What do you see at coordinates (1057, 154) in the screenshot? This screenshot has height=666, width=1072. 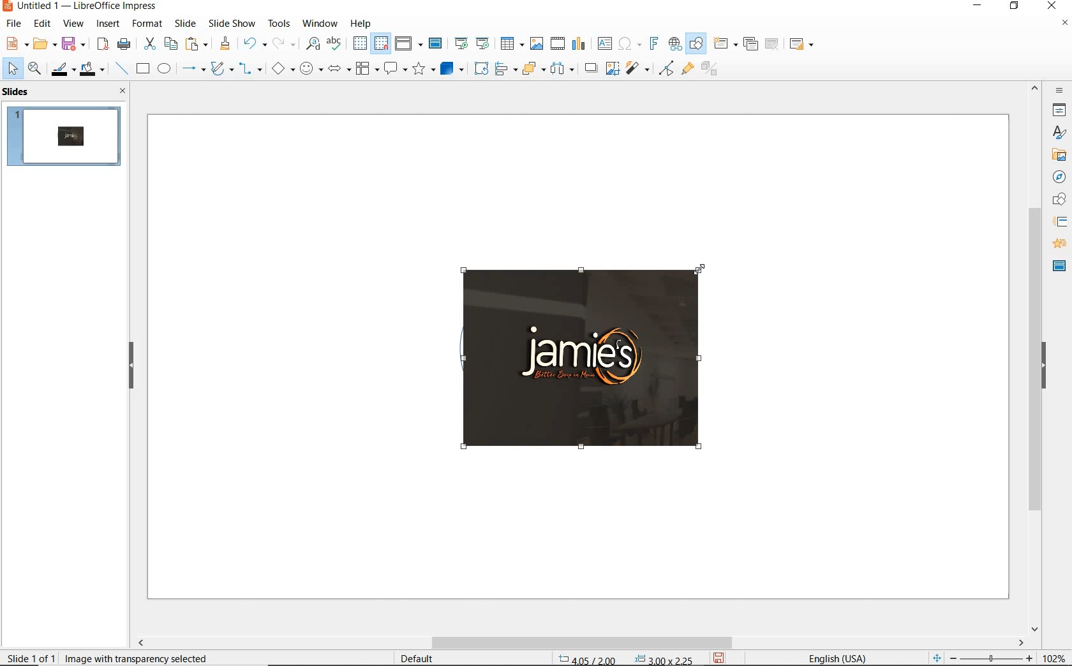 I see `gallery` at bounding box center [1057, 154].